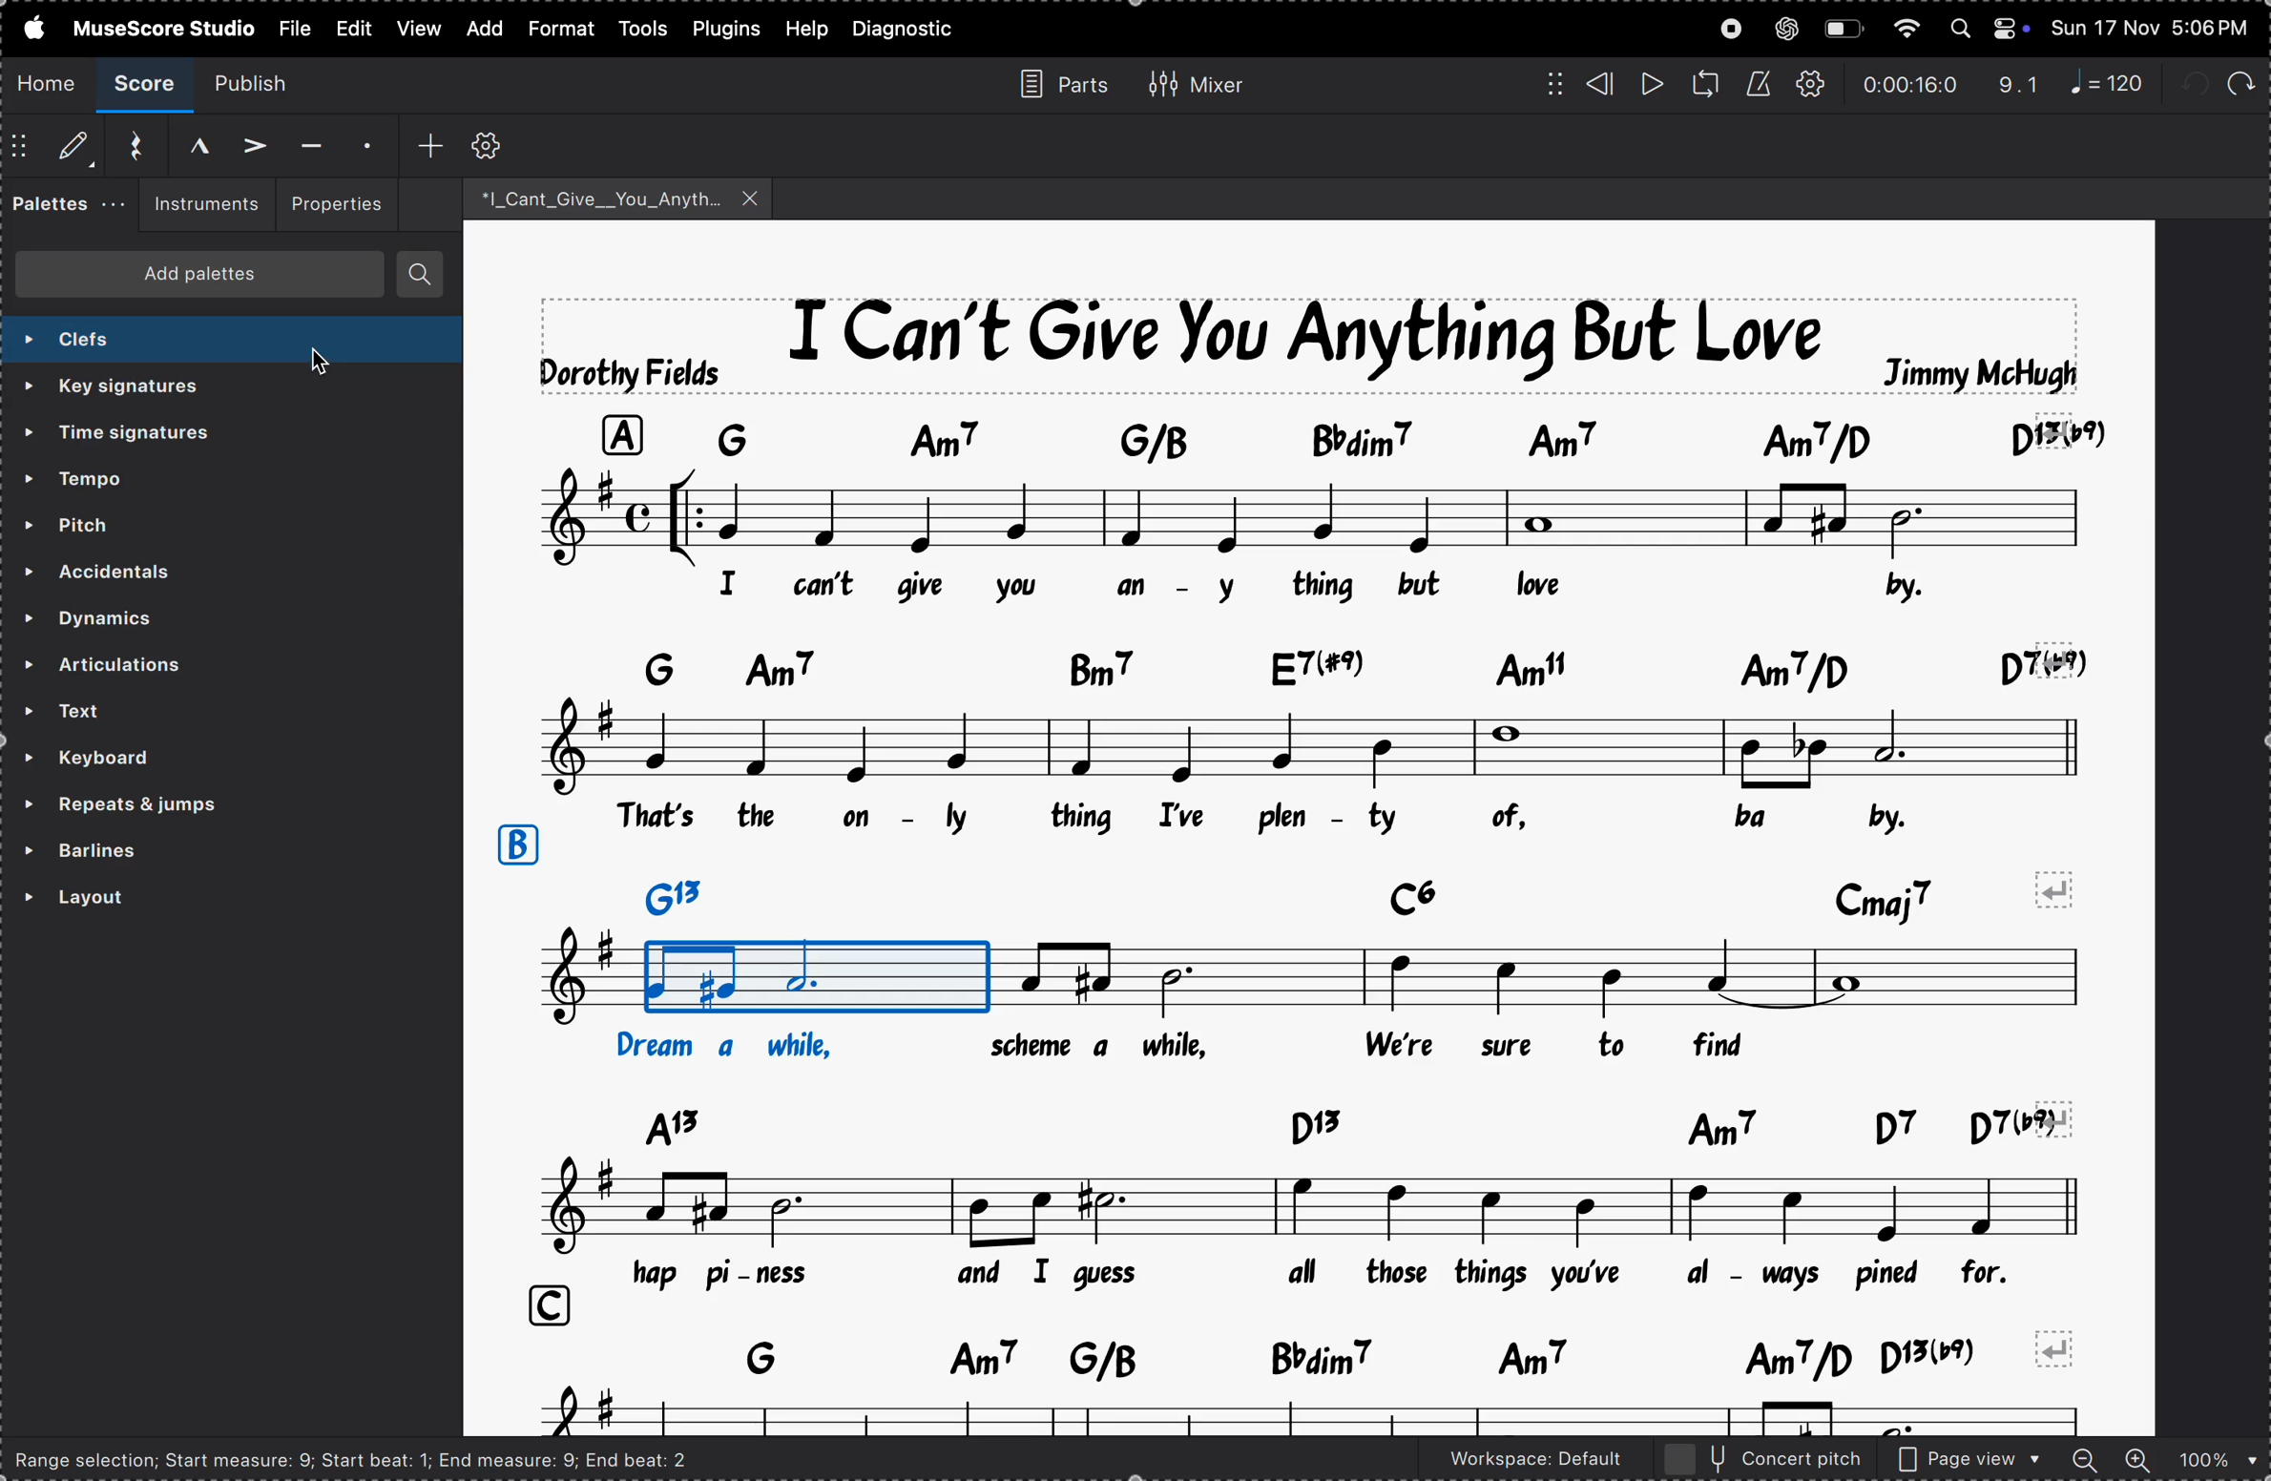  Describe the element at coordinates (1970, 1460) in the screenshot. I see `page view` at that location.